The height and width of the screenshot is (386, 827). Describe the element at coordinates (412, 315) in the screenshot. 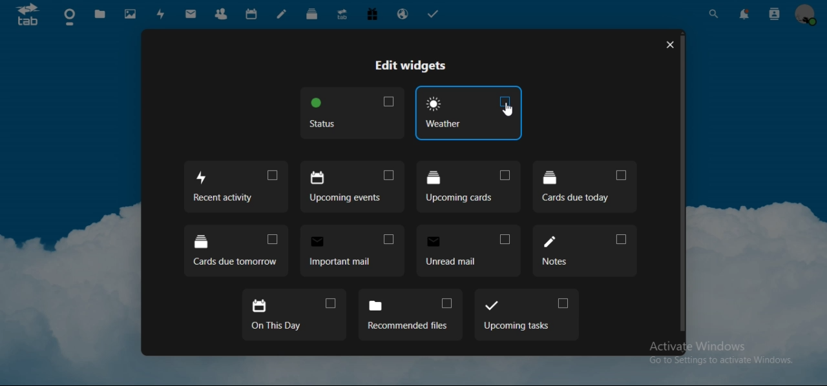

I see `recommended files` at that location.